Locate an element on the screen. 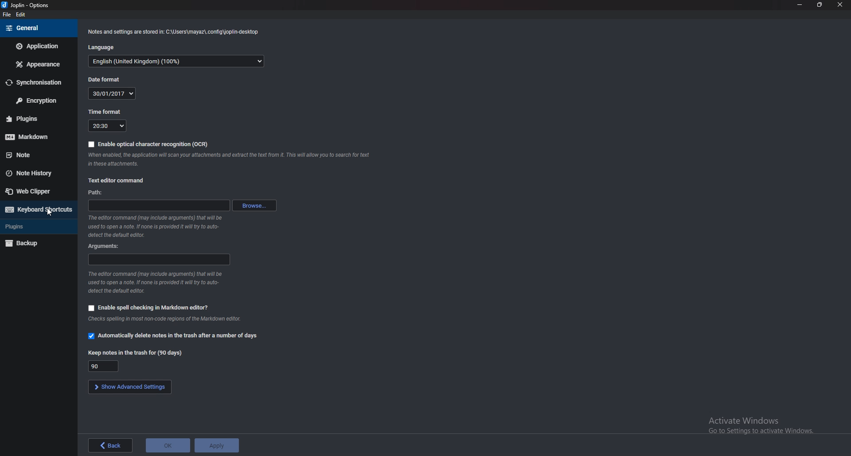 The height and width of the screenshot is (456, 851). info is located at coordinates (156, 282).